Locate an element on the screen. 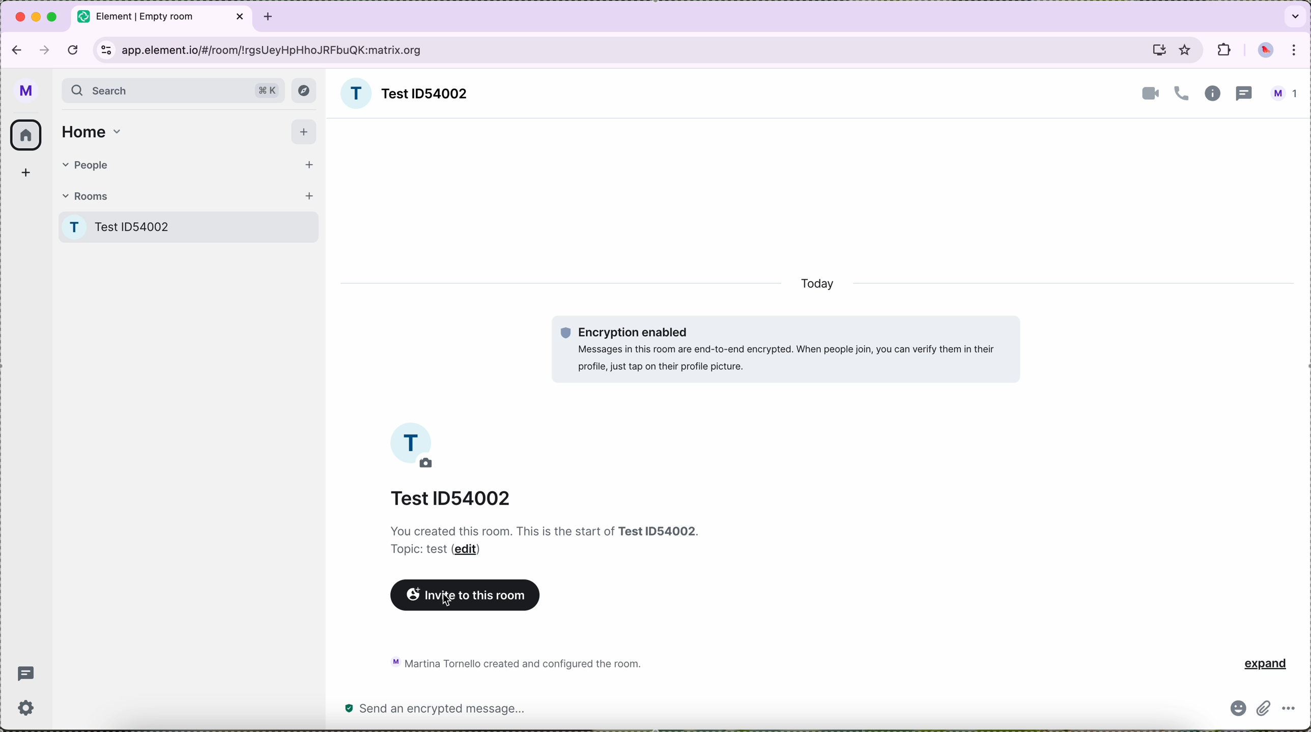  close Google Chrome is located at coordinates (21, 16).